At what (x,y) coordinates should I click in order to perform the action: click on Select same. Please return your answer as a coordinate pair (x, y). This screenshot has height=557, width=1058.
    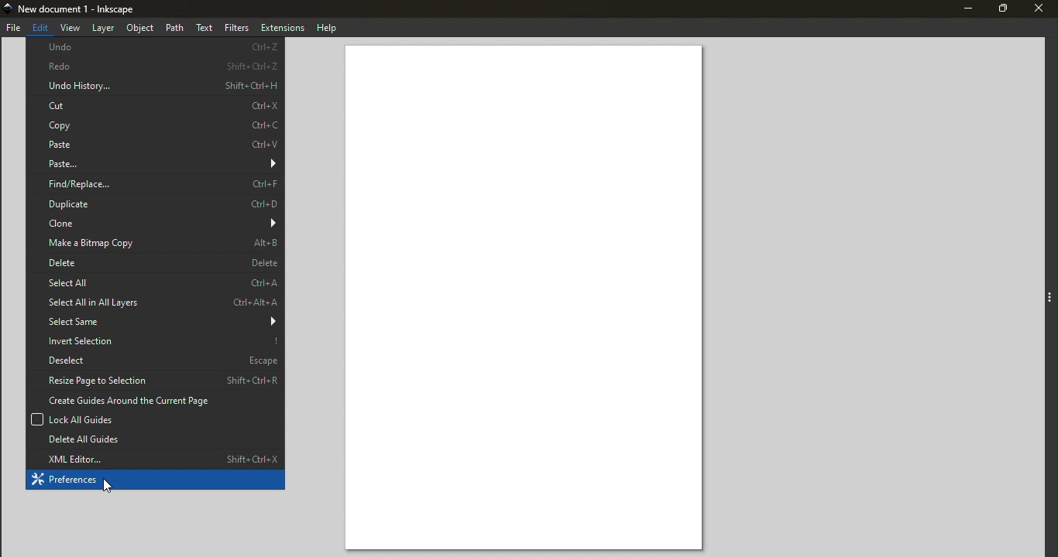
    Looking at the image, I should click on (156, 323).